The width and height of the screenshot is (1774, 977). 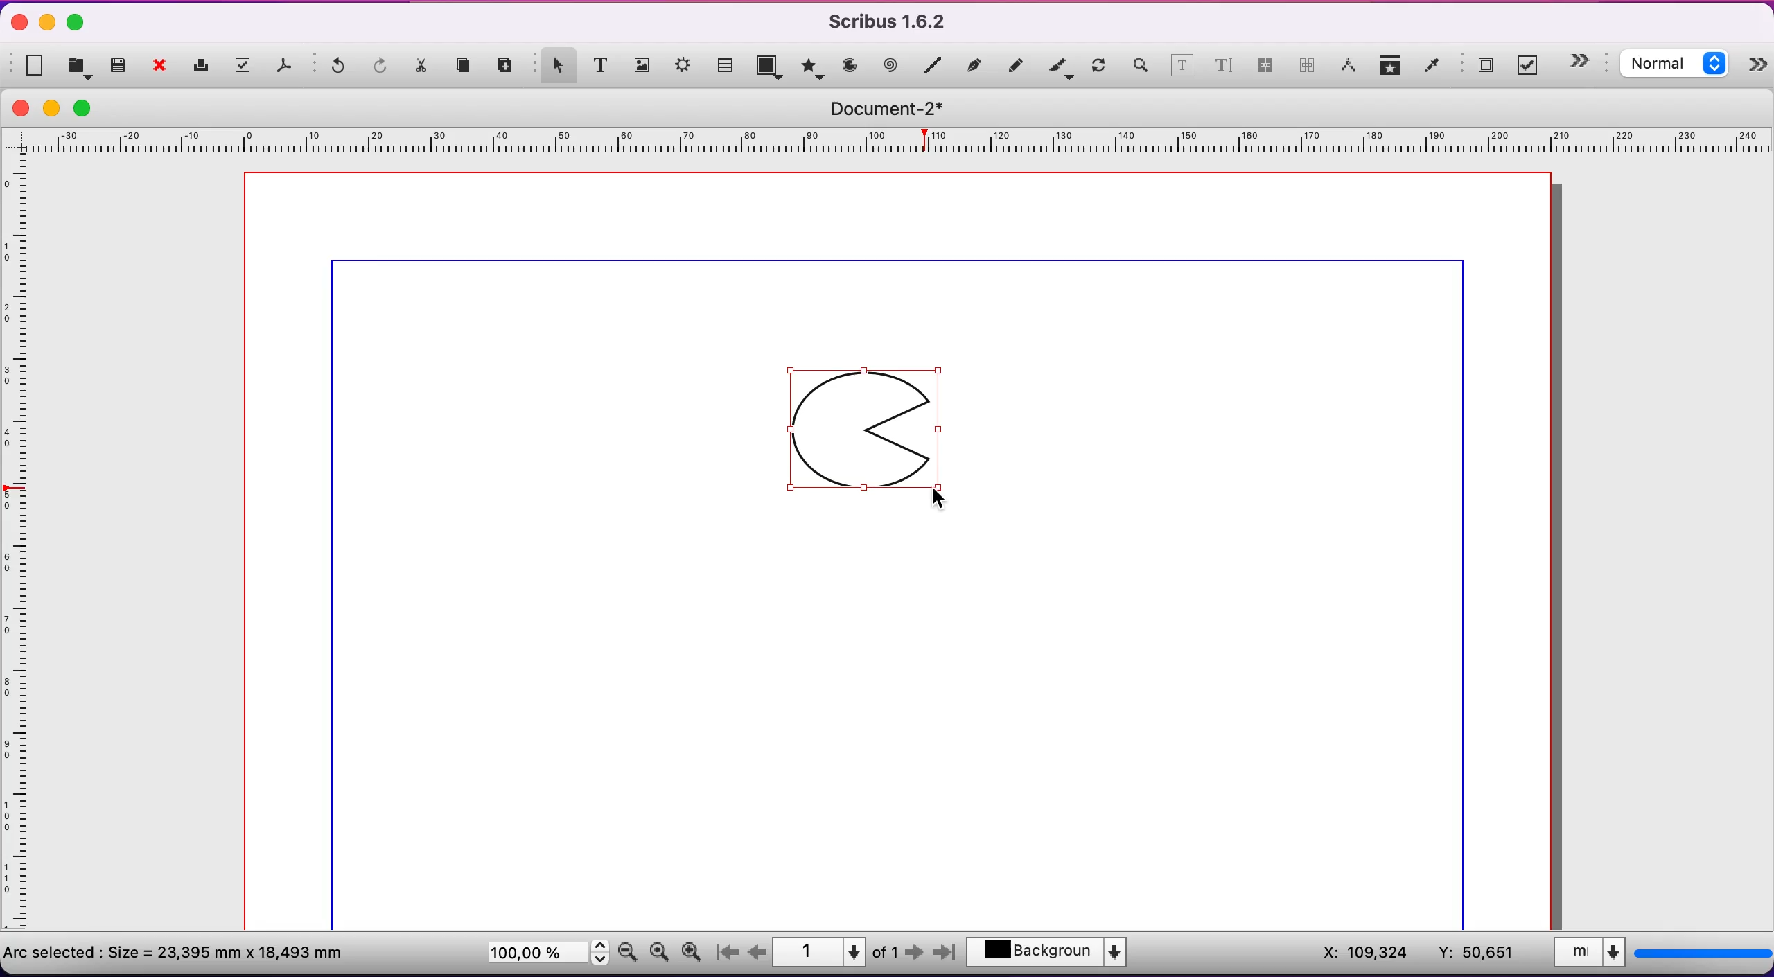 What do you see at coordinates (1391, 68) in the screenshot?
I see `copy item properties` at bounding box center [1391, 68].